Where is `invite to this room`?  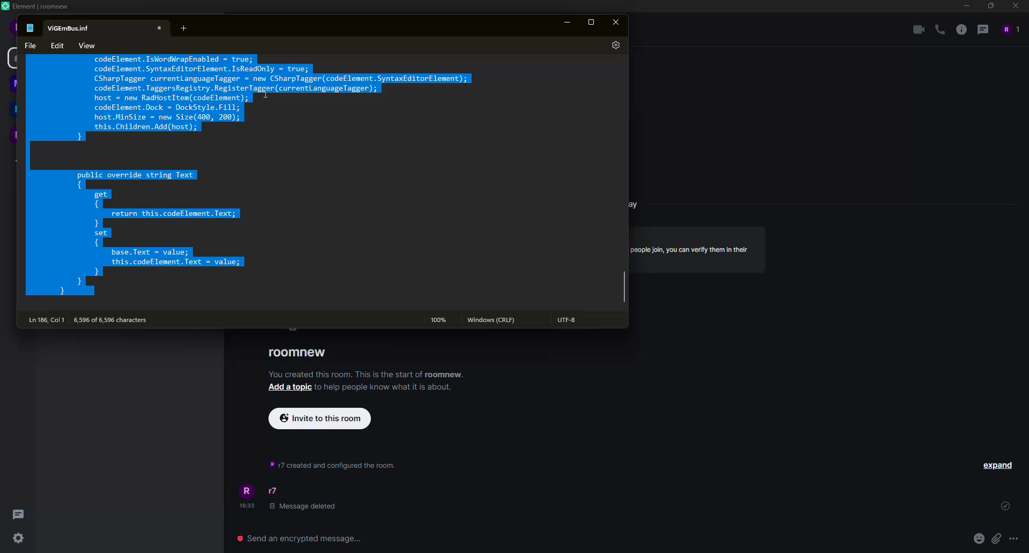
invite to this room is located at coordinates (323, 419).